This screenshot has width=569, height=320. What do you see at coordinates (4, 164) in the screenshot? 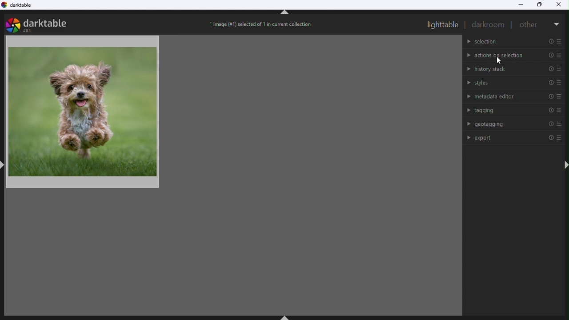
I see `shift+ctrl+l` at bounding box center [4, 164].